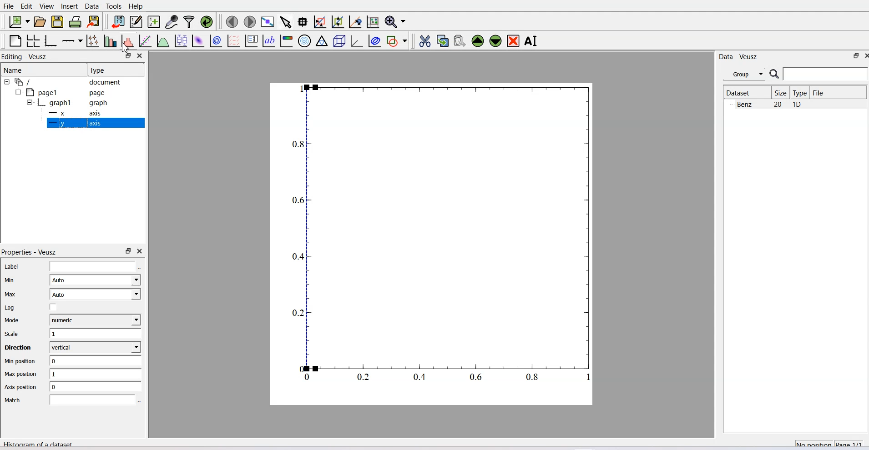  Describe the element at coordinates (857, 55) in the screenshot. I see `Maximize` at that location.